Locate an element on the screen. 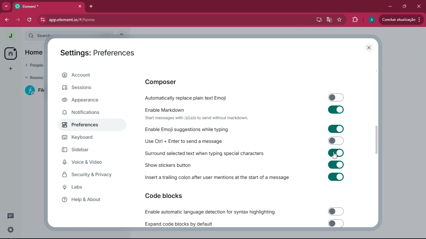 The width and height of the screenshot is (426, 239). scroll bar is located at coordinates (377, 138).